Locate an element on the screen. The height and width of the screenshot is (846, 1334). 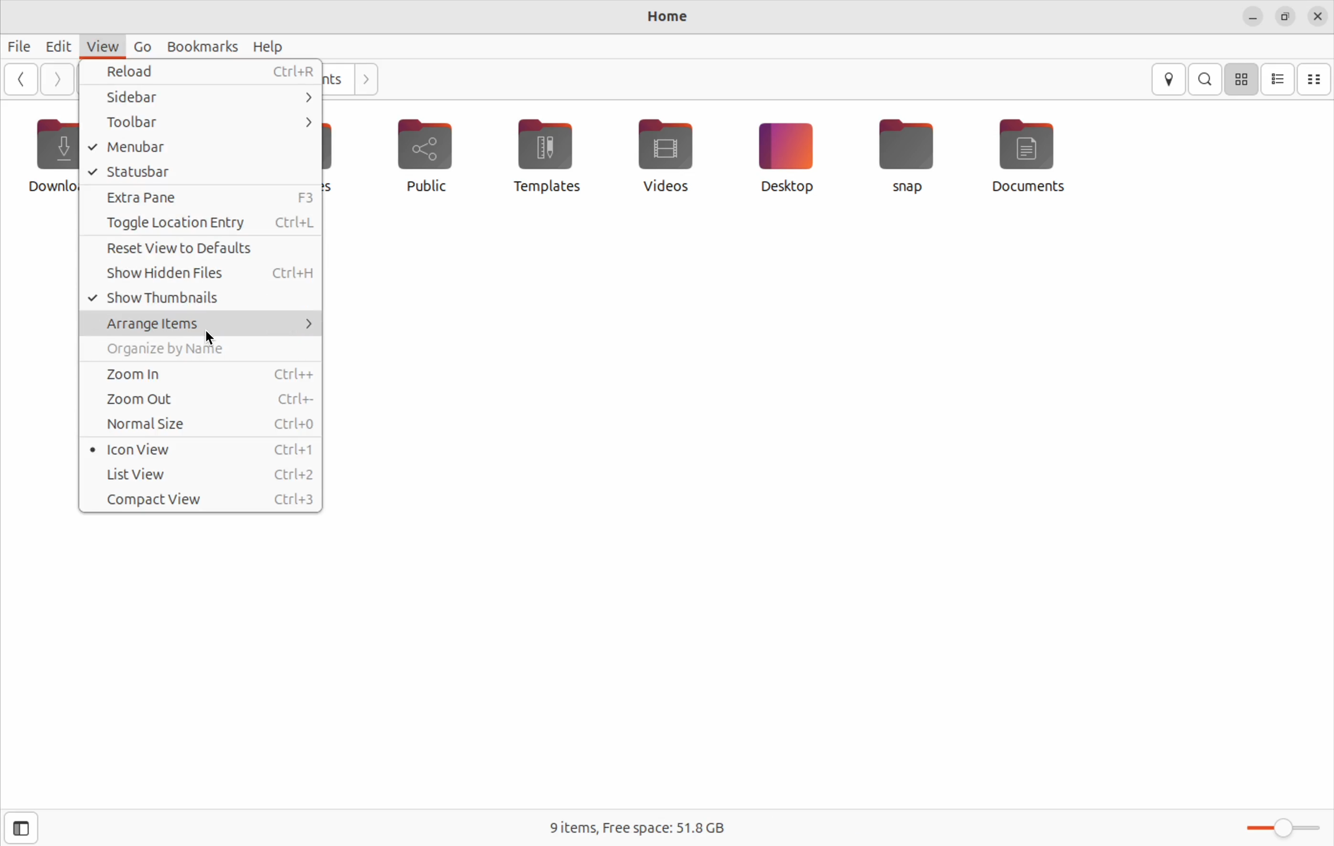
extra pane is located at coordinates (203, 197).